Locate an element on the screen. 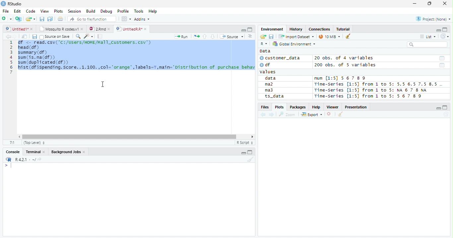 The width and height of the screenshot is (453, 238). Maximize is located at coordinates (446, 107).